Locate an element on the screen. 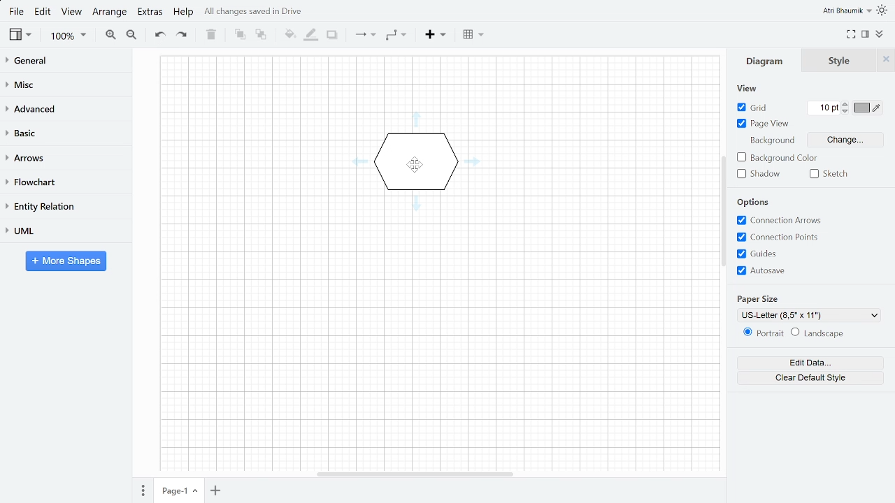 This screenshot has width=895, height=503. More shapes is located at coordinates (66, 261).